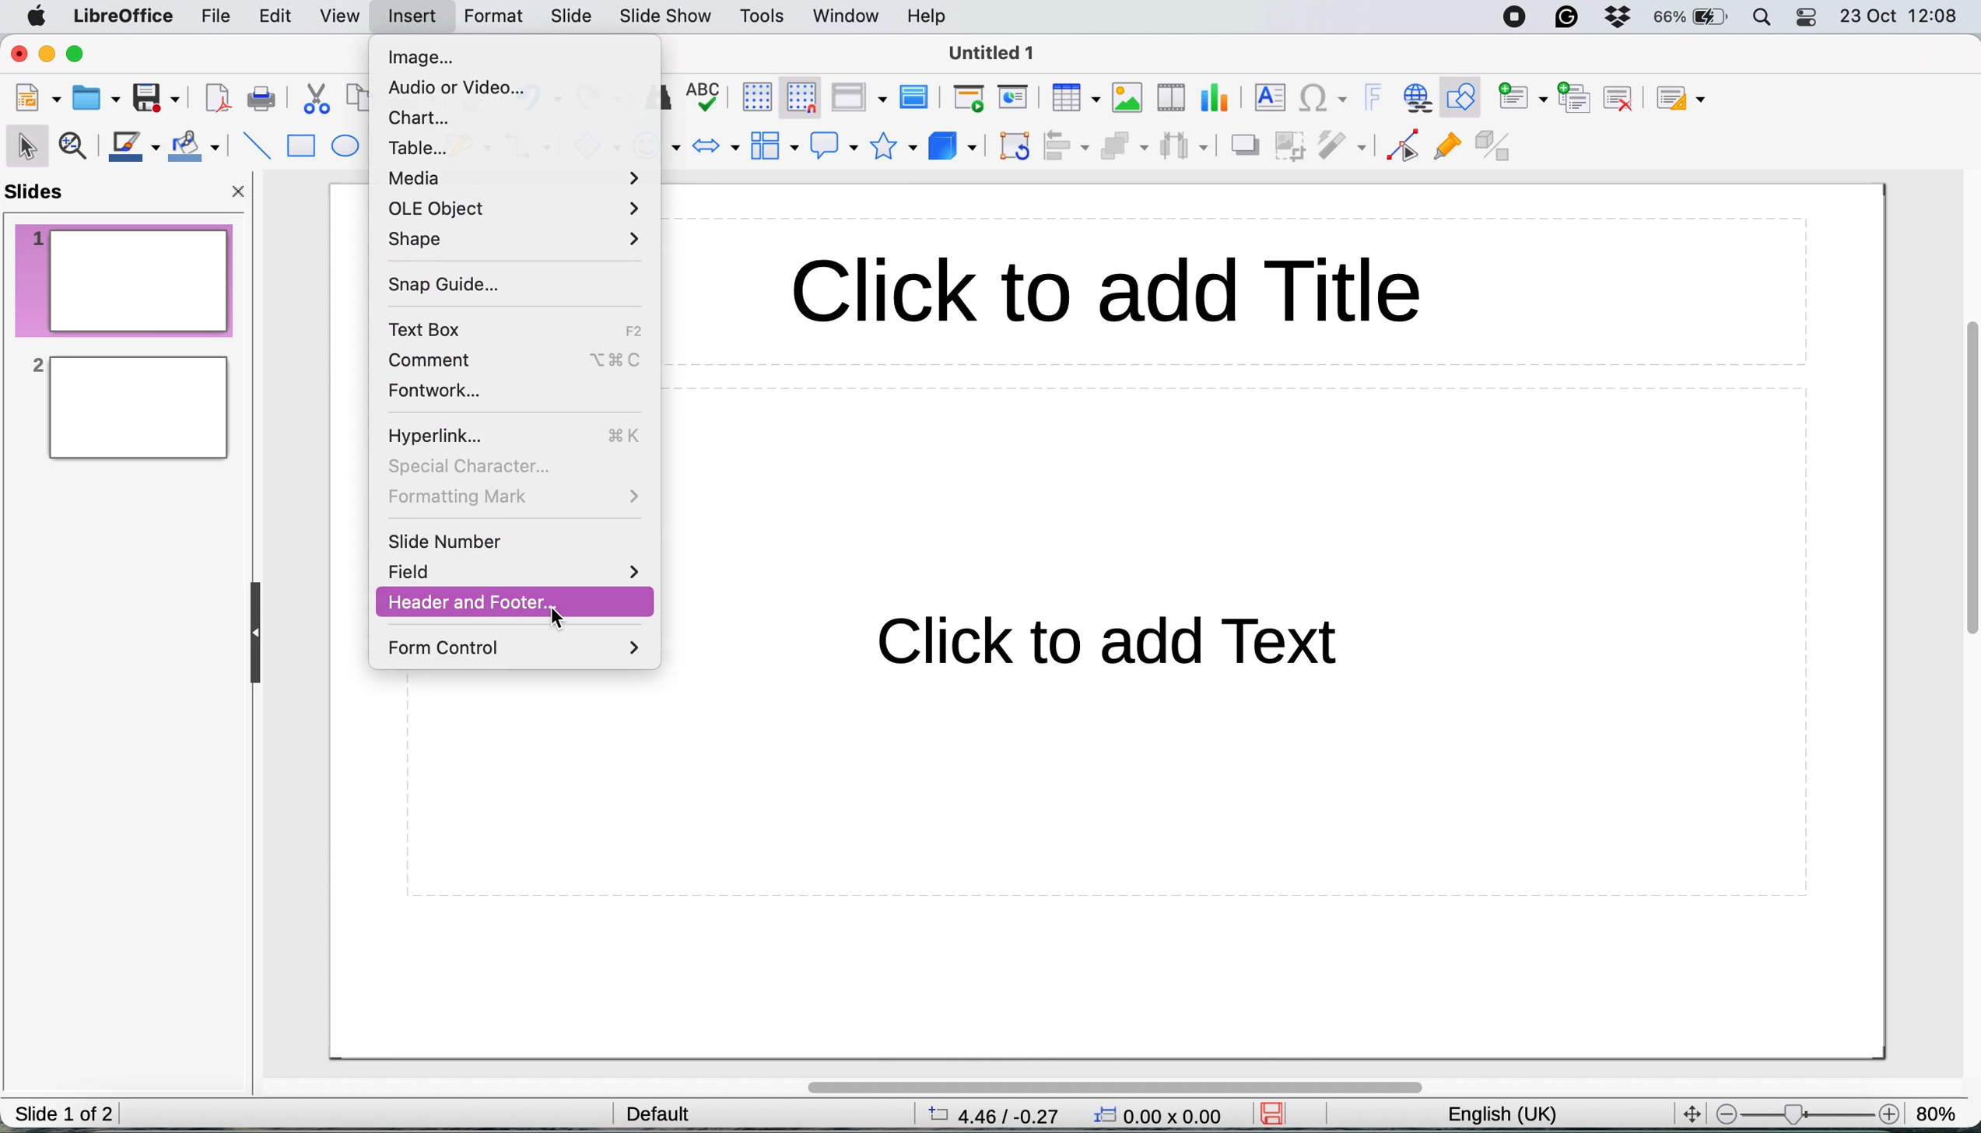 The width and height of the screenshot is (1981, 1133). I want to click on slide number, so click(447, 543).